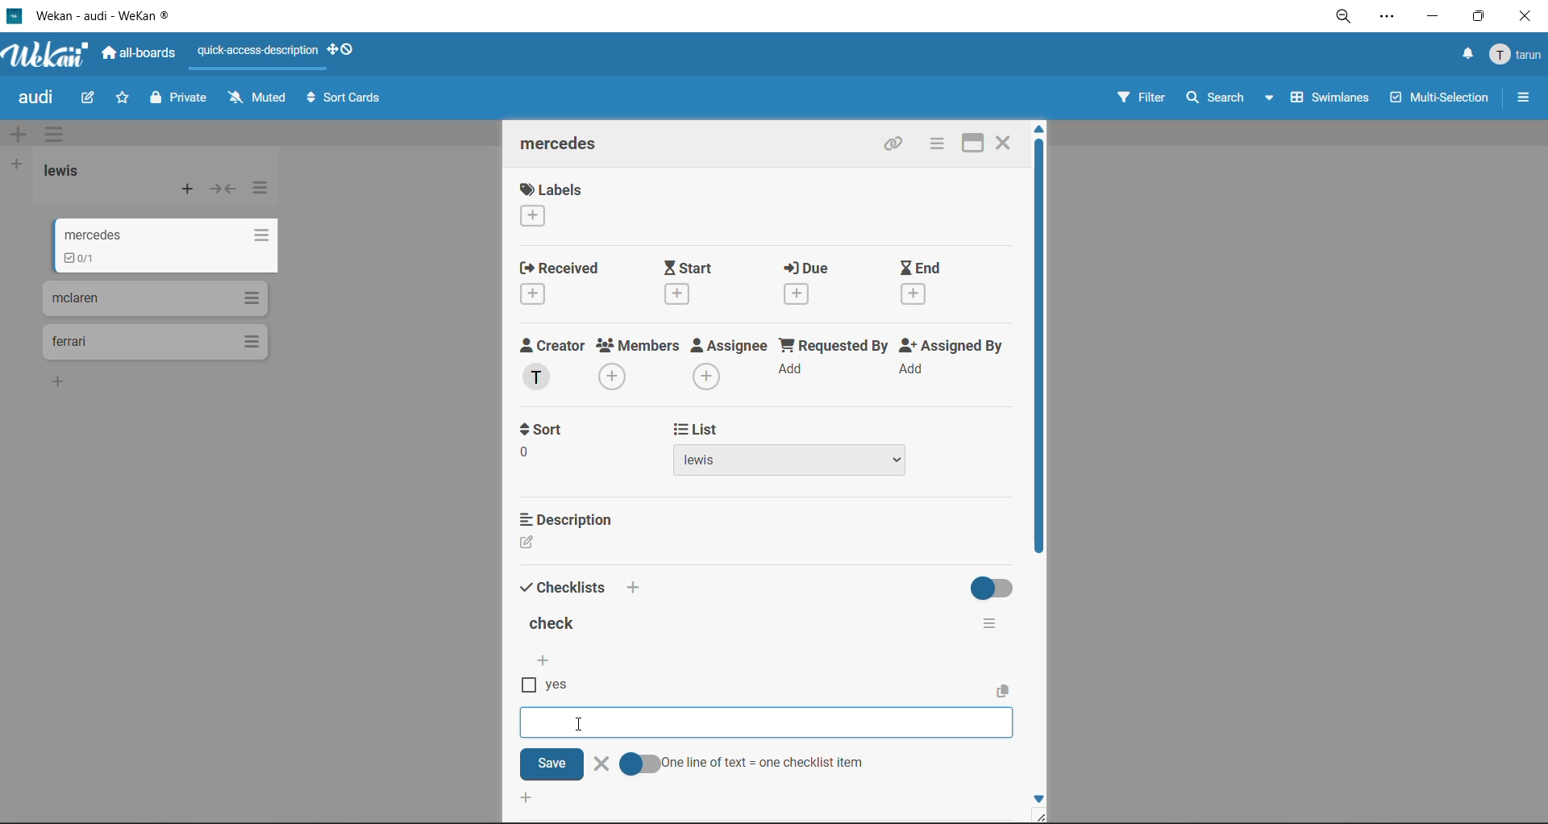 The width and height of the screenshot is (1548, 824). I want to click on multiselection, so click(1441, 101).